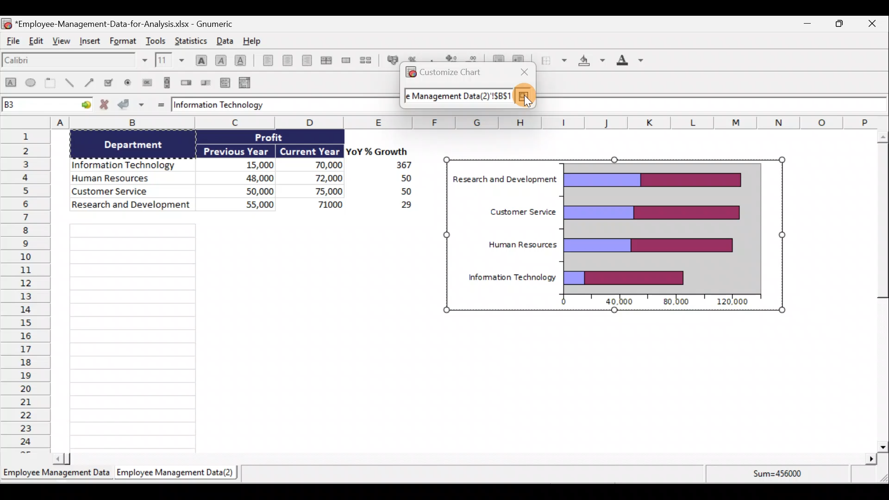 This screenshot has width=889, height=500. What do you see at coordinates (139, 144) in the screenshot?
I see `Department` at bounding box center [139, 144].